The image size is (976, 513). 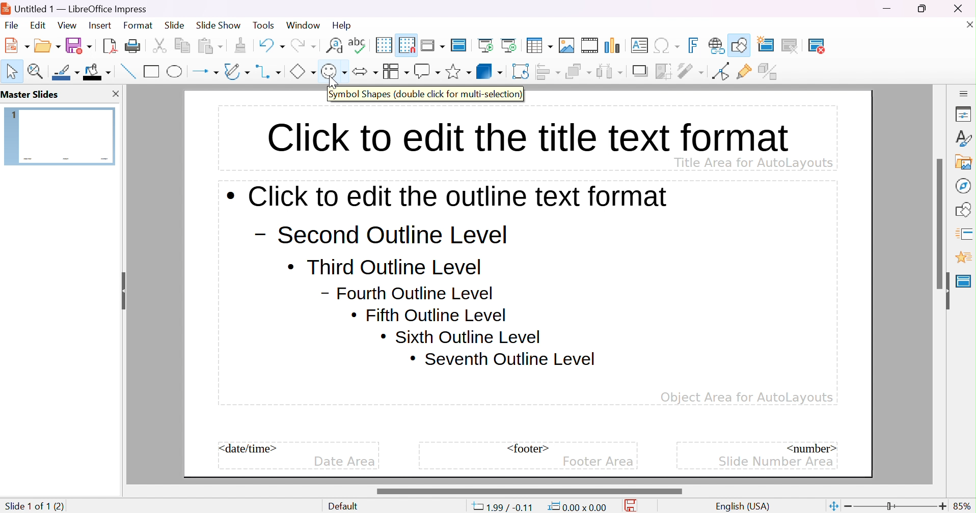 What do you see at coordinates (407, 44) in the screenshot?
I see `snap to grid` at bounding box center [407, 44].